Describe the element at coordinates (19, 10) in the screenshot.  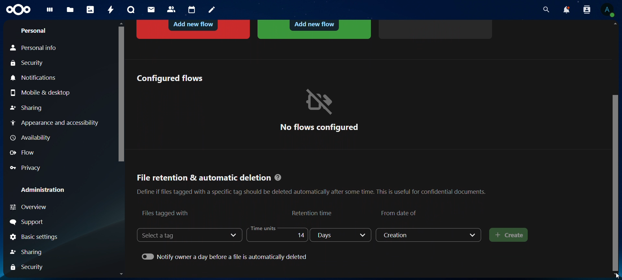
I see `icon` at that location.